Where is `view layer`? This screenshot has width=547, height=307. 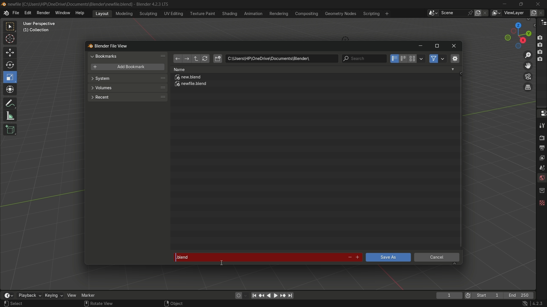
view layer is located at coordinates (541, 157).